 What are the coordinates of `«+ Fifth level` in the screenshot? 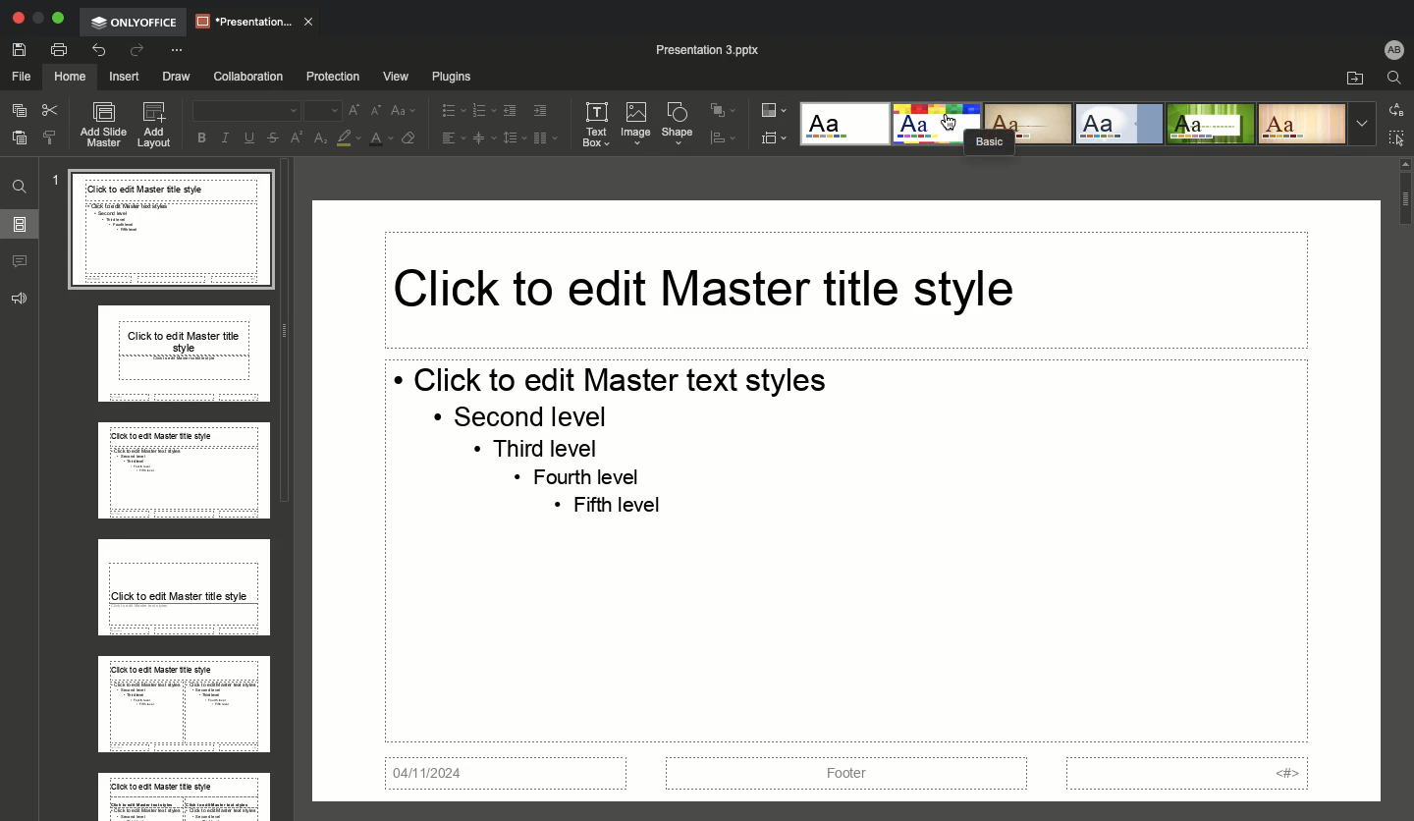 It's located at (615, 509).